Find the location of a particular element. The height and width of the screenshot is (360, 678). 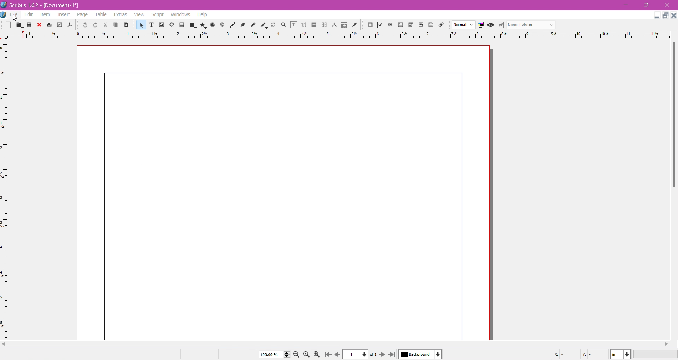

zoom to 100% is located at coordinates (307, 355).